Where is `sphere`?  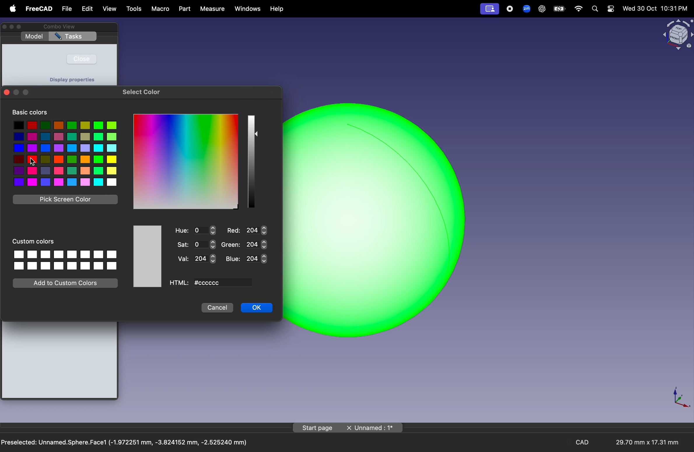
sphere is located at coordinates (378, 220).